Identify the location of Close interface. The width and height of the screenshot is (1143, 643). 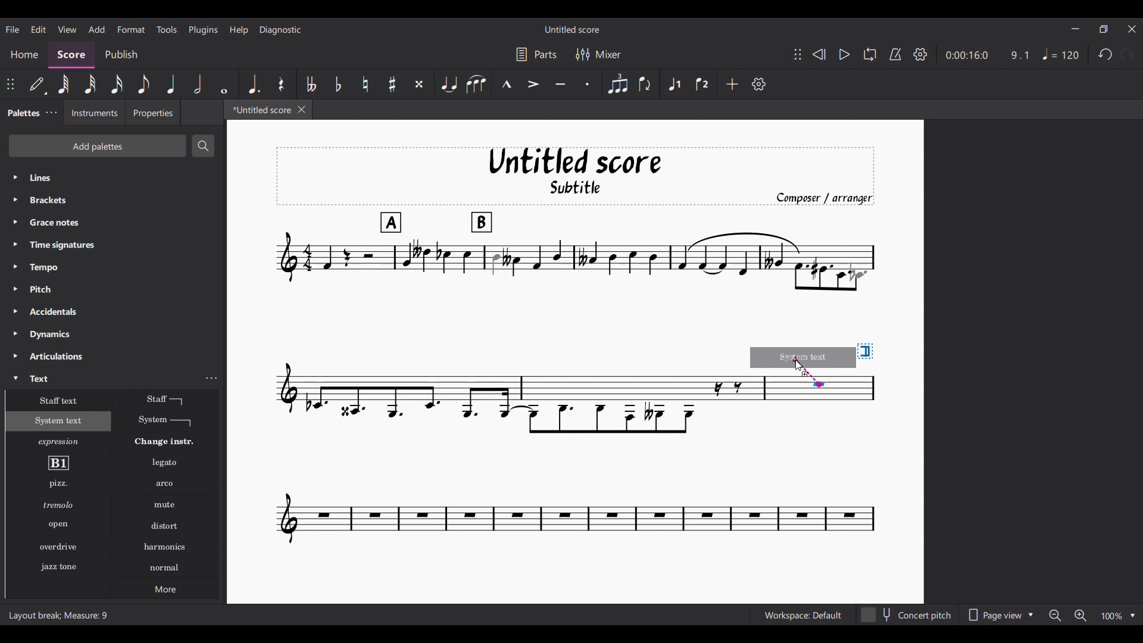
(1132, 29).